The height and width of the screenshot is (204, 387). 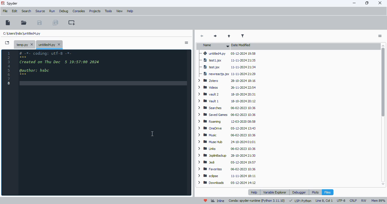 I want to click on save file, so click(x=39, y=22).